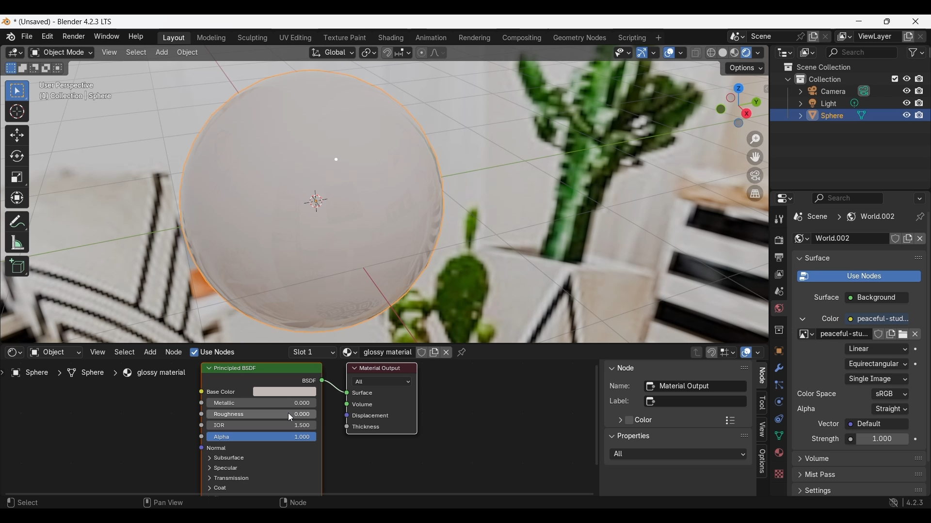 Image resolution: width=931 pixels, height=523 pixels. What do you see at coordinates (746, 52) in the screenshot?
I see `Viewport shading: rendered` at bounding box center [746, 52].